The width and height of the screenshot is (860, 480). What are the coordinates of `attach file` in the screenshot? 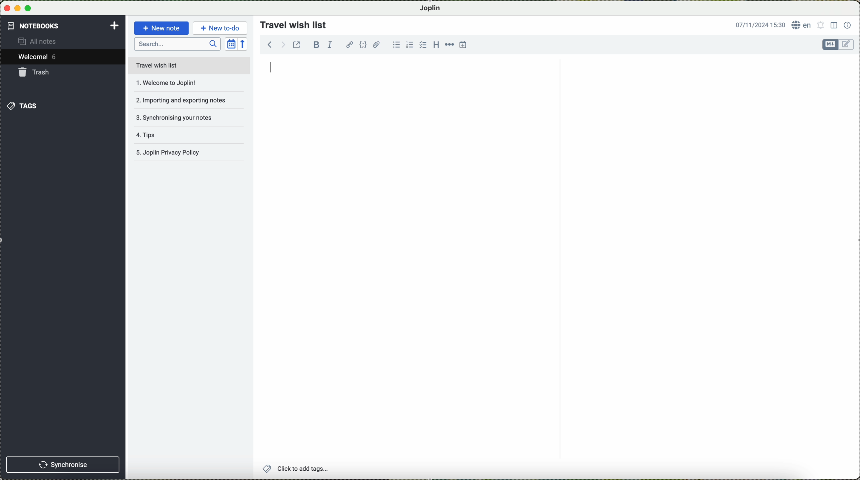 It's located at (377, 44).